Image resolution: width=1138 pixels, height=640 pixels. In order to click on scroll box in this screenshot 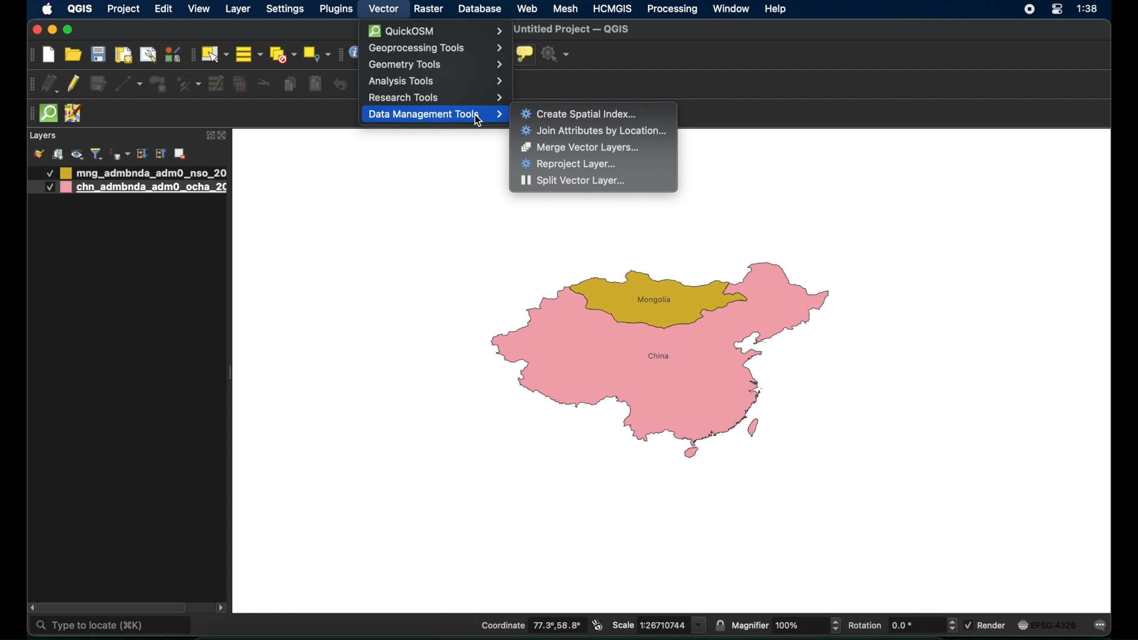, I will do `click(116, 607)`.